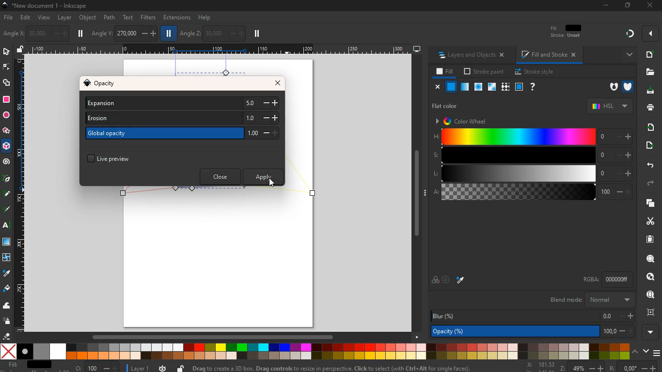  I want to click on o, so click(95, 367).